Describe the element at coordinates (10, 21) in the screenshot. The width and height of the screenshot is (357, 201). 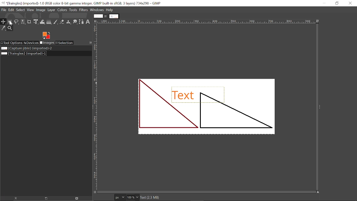
I see `Rectangular select` at that location.